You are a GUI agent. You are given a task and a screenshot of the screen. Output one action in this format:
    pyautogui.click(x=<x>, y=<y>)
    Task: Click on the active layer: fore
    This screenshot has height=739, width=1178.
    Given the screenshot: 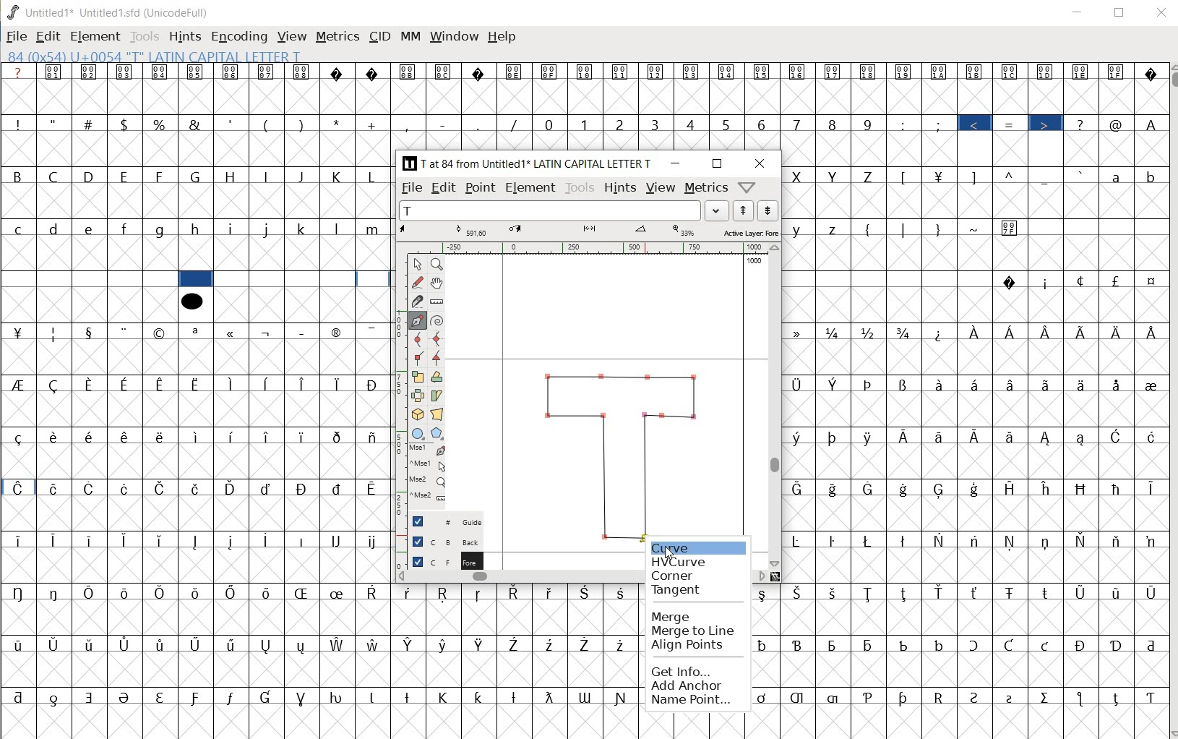 What is the action you would take?
    pyautogui.click(x=590, y=231)
    